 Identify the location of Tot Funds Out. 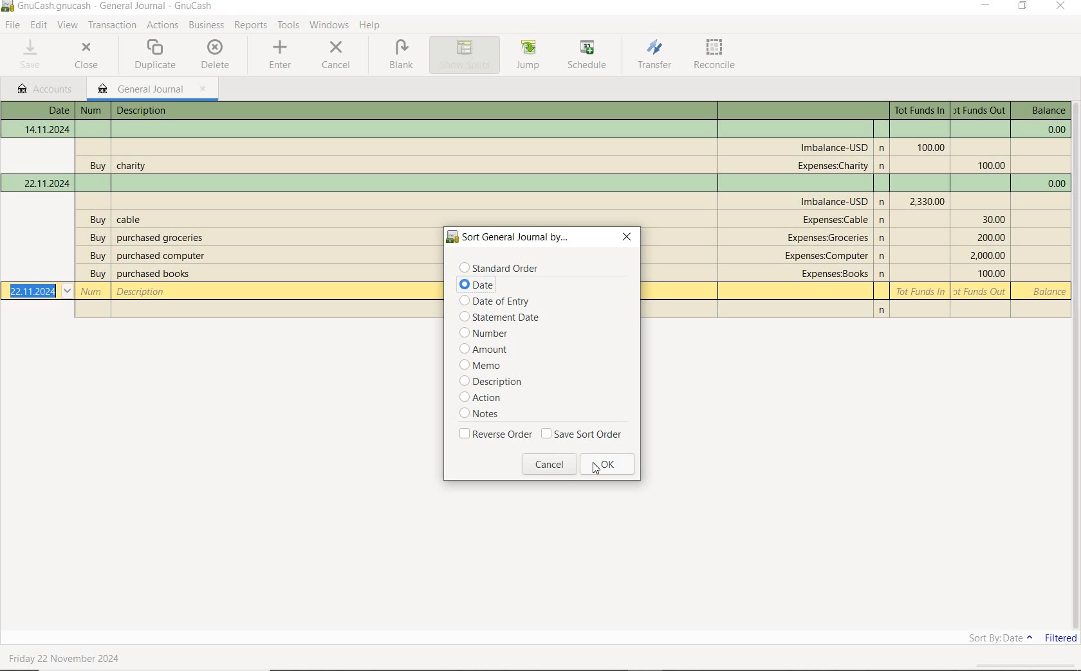
(990, 274).